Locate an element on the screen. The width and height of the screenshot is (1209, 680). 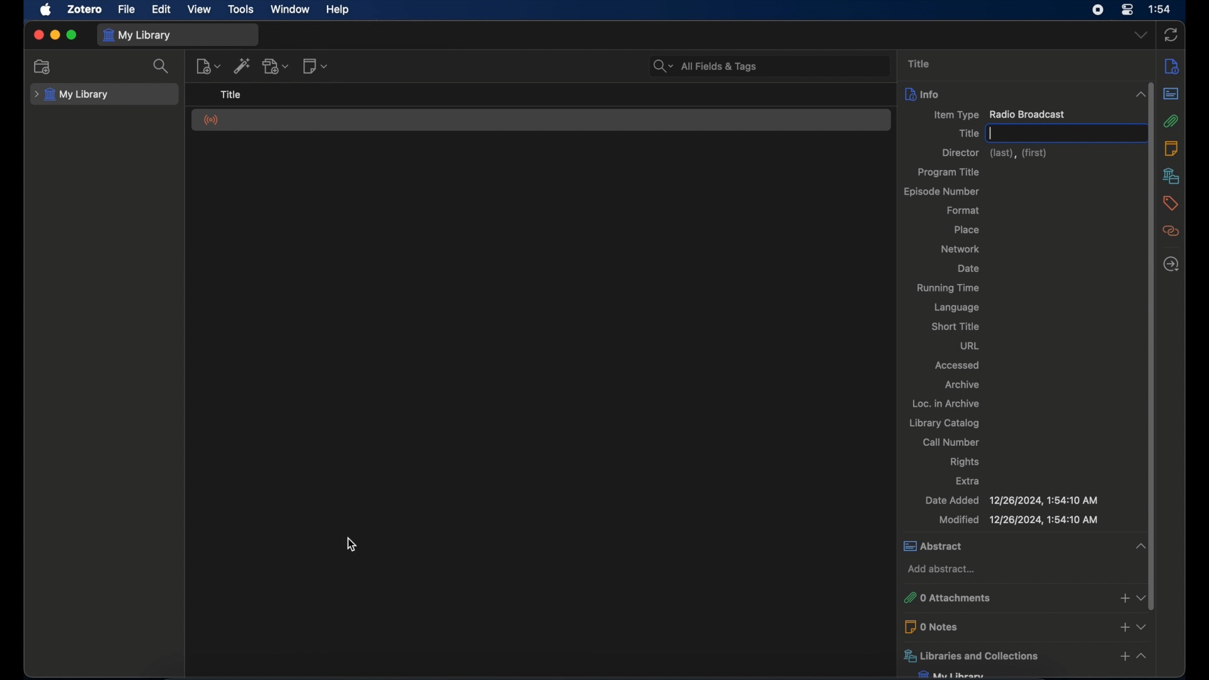
dropdown is located at coordinates (1140, 35).